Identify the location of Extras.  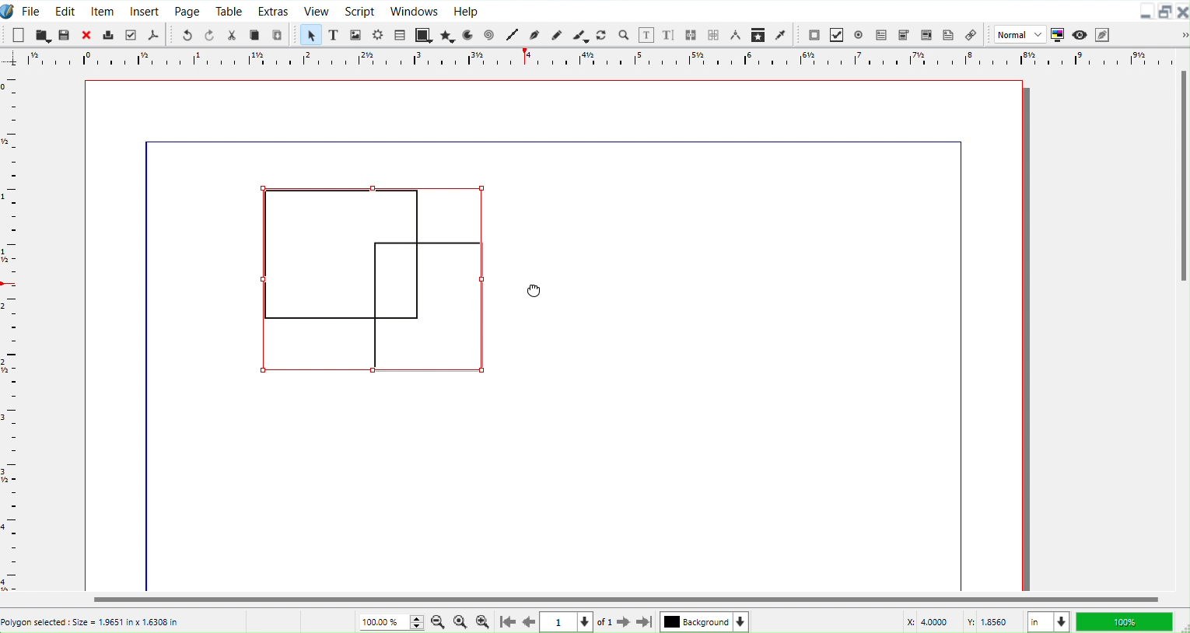
(274, 10).